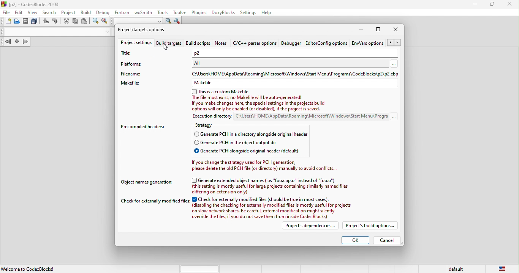 This screenshot has height=273, width=519. Describe the element at coordinates (291, 44) in the screenshot. I see `debugger` at that location.